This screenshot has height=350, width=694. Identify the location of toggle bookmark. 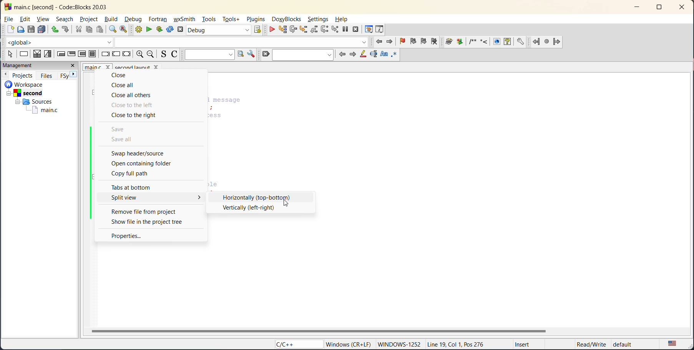
(403, 41).